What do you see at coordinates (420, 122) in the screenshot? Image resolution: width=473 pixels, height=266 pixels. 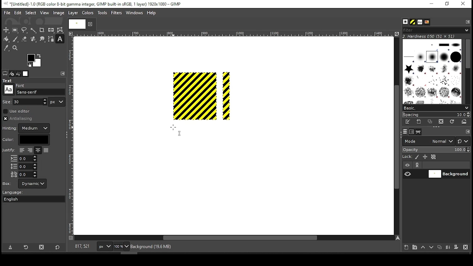 I see `create a new brush` at bounding box center [420, 122].